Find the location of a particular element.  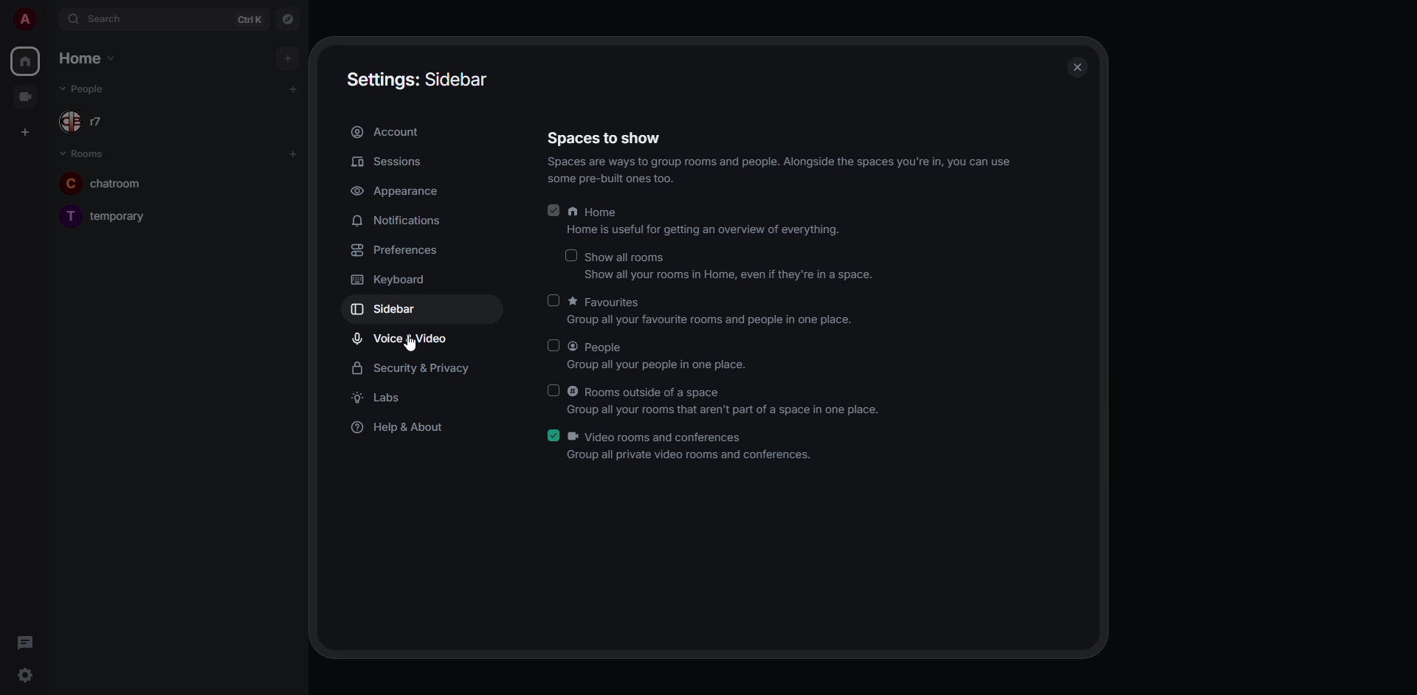

notifications is located at coordinates (404, 221).